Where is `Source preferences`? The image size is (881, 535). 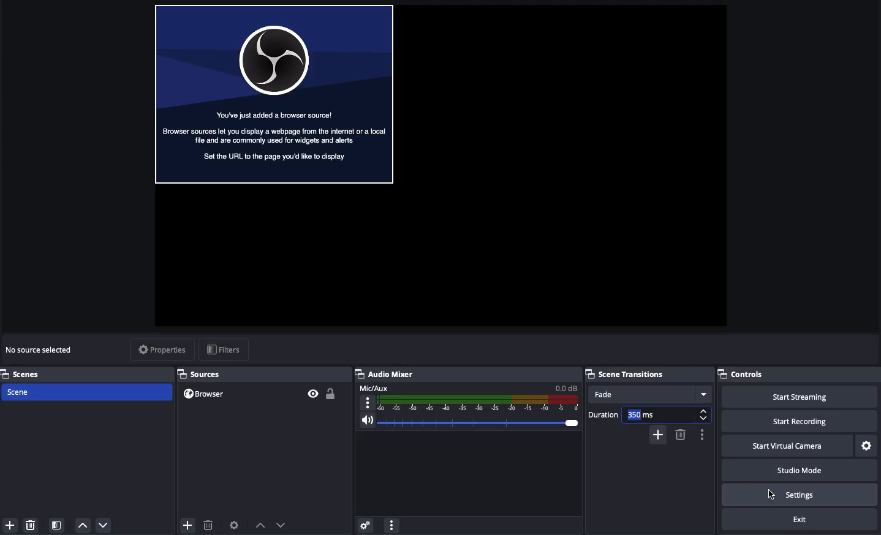 Source preferences is located at coordinates (233, 526).